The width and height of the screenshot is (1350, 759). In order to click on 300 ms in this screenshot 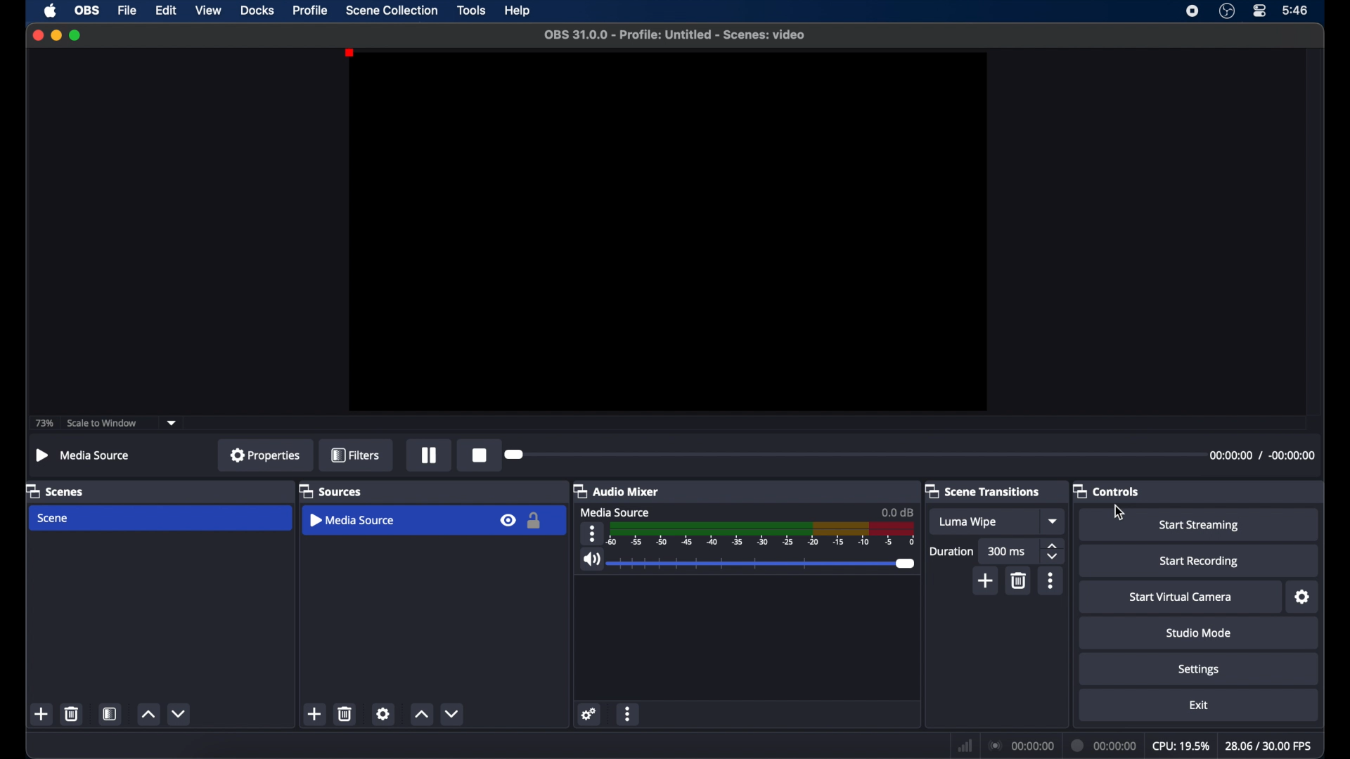, I will do `click(1008, 551)`.